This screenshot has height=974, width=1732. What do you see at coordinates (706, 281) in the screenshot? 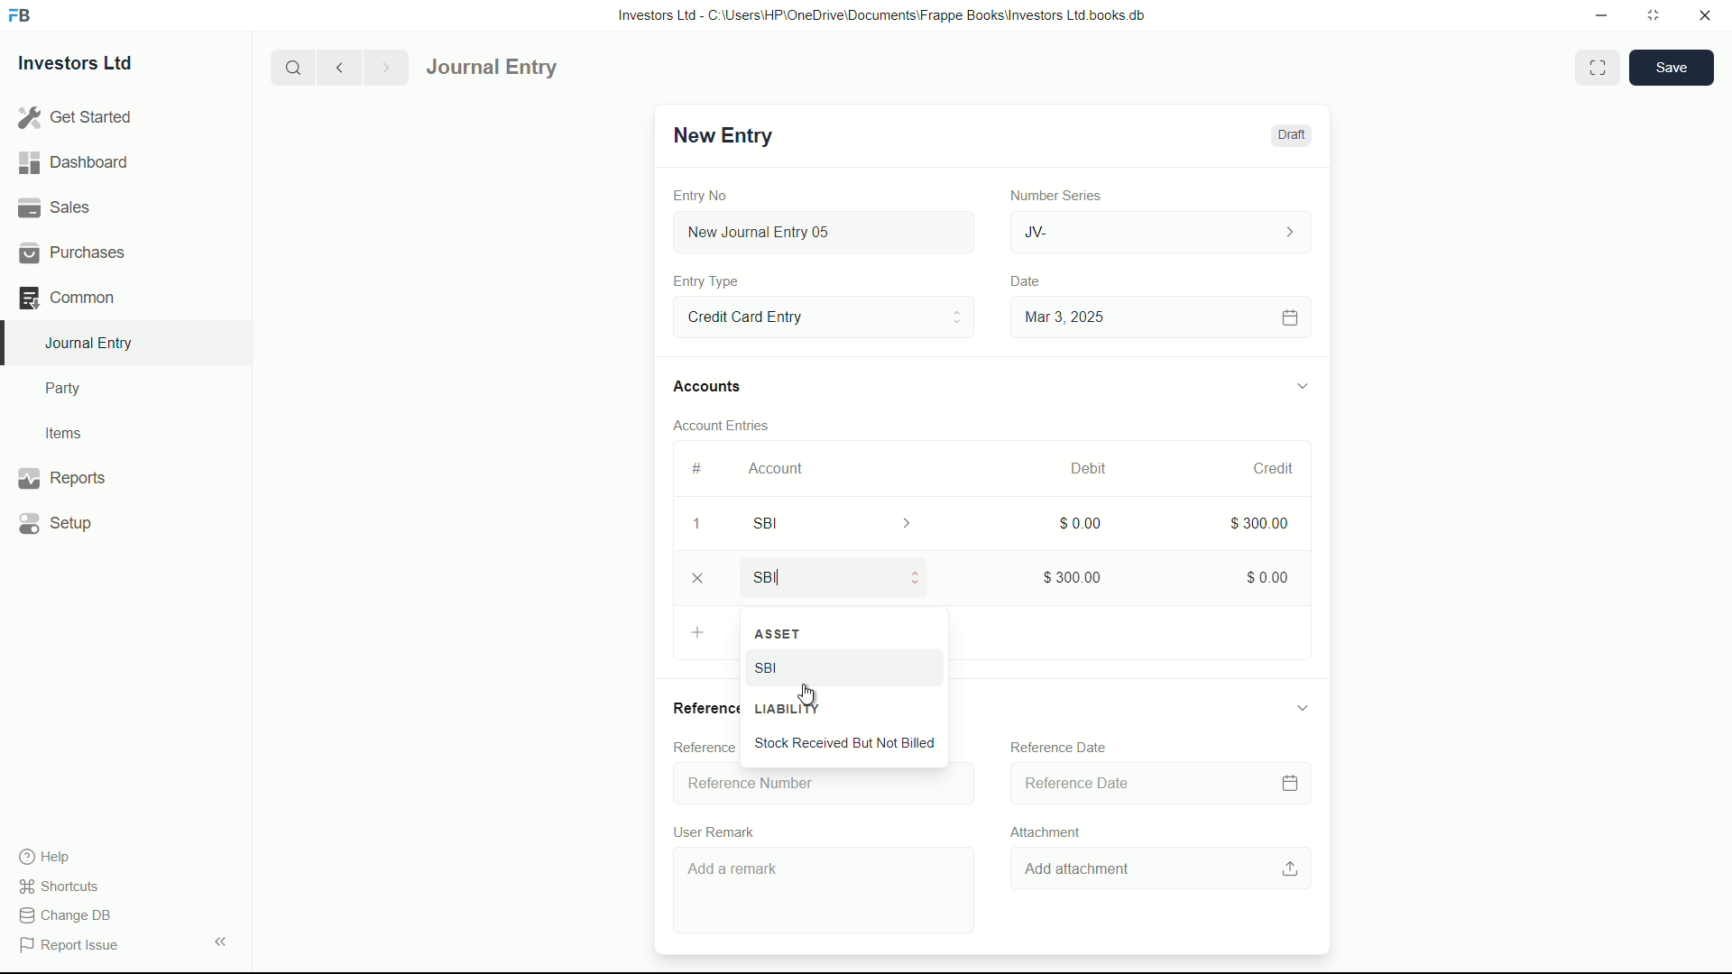
I see `Entry Type` at bounding box center [706, 281].